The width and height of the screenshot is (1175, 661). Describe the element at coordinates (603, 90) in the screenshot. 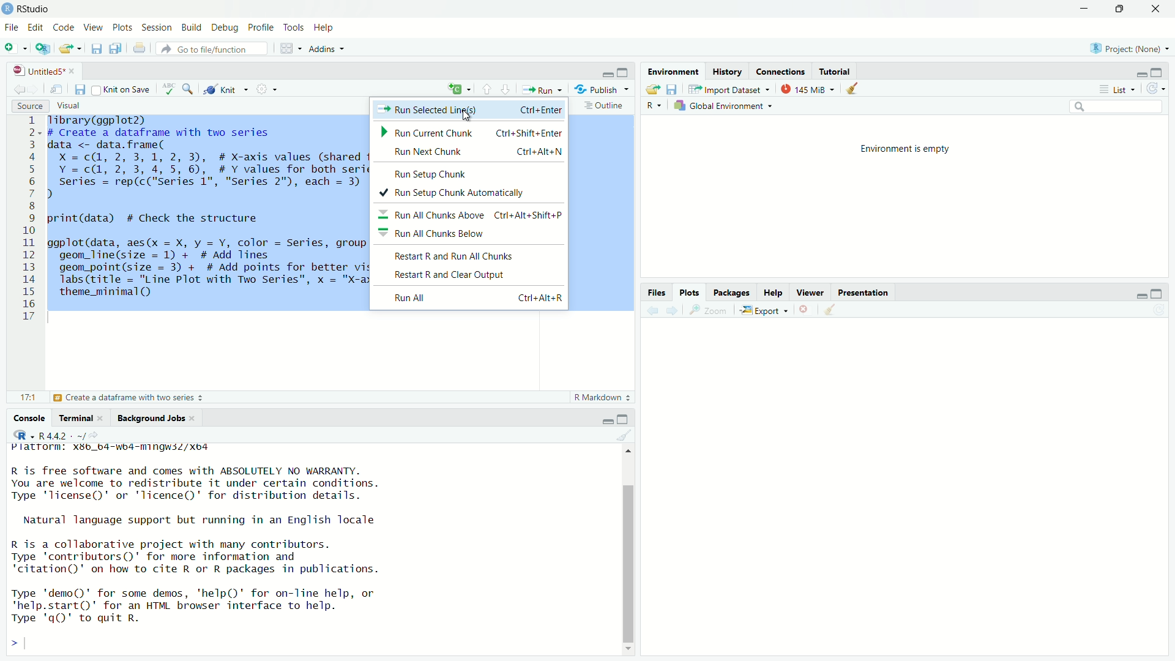

I see `Publish ` at that location.